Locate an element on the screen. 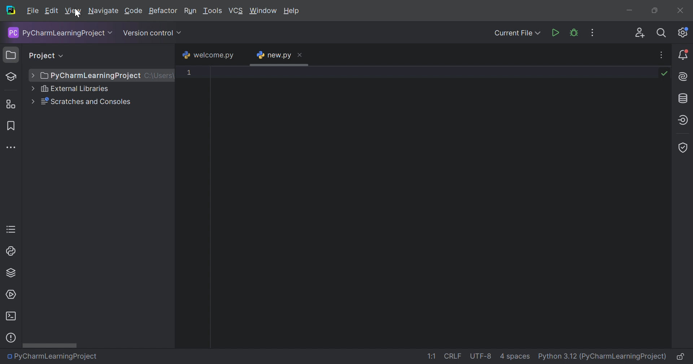  More tool windows is located at coordinates (10, 147).